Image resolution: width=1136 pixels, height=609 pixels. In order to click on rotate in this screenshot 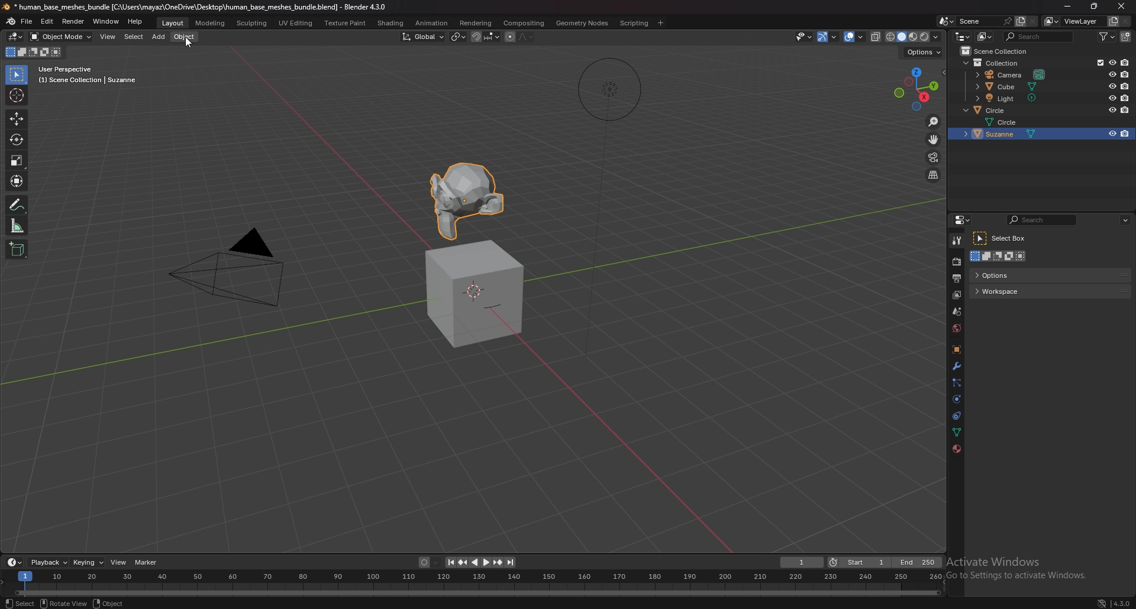, I will do `click(17, 139)`.